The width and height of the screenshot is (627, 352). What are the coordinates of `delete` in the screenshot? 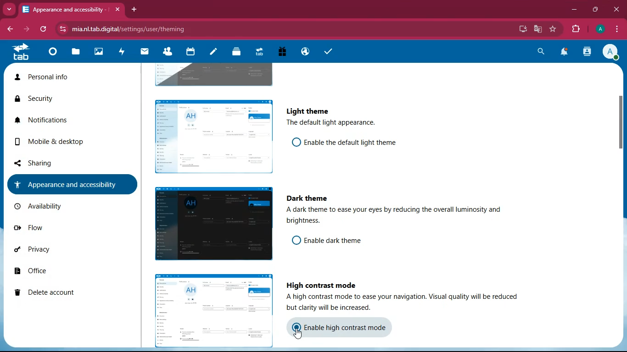 It's located at (56, 293).